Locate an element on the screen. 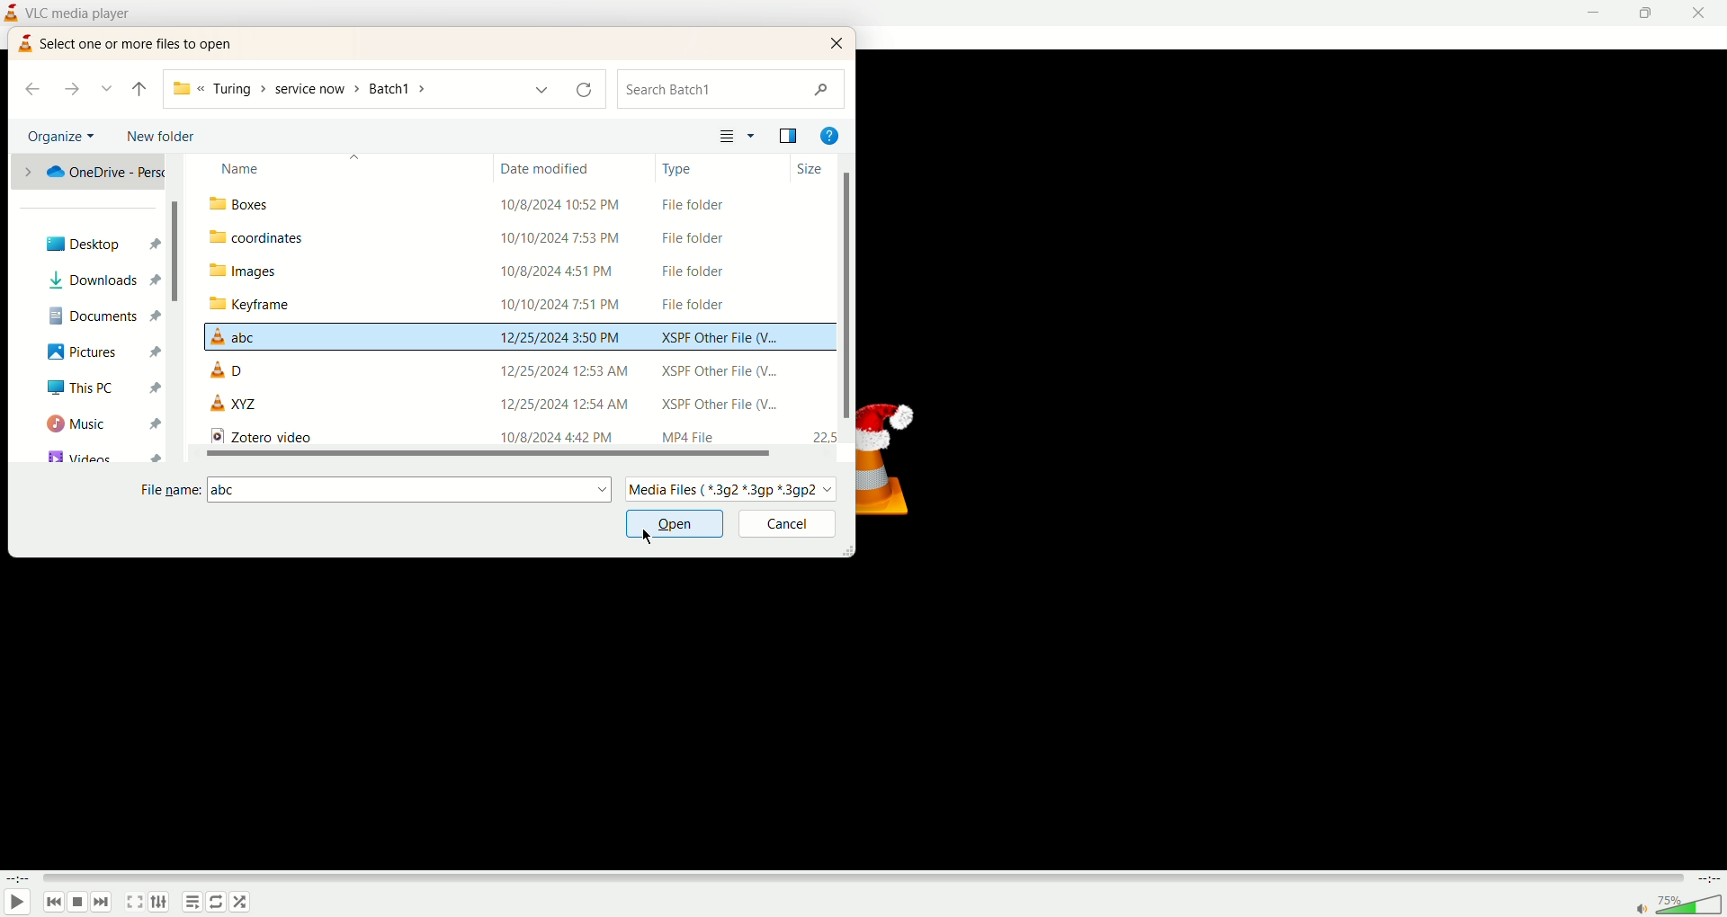 The width and height of the screenshot is (1727, 917). close is located at coordinates (1704, 13).